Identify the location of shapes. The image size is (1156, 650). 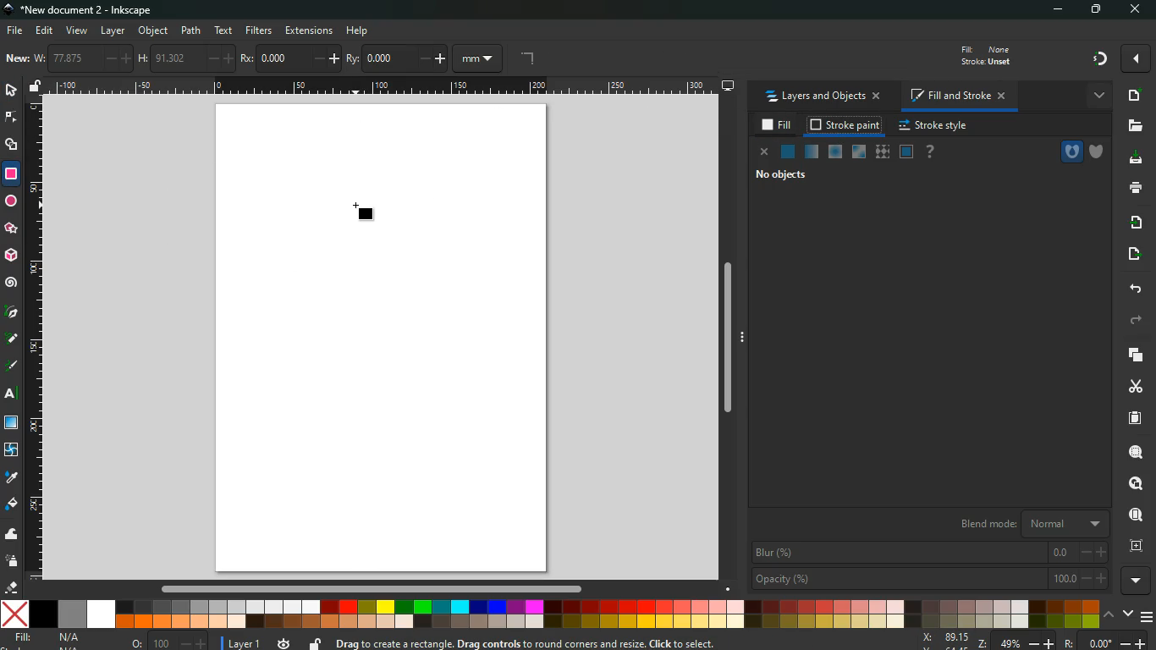
(13, 147).